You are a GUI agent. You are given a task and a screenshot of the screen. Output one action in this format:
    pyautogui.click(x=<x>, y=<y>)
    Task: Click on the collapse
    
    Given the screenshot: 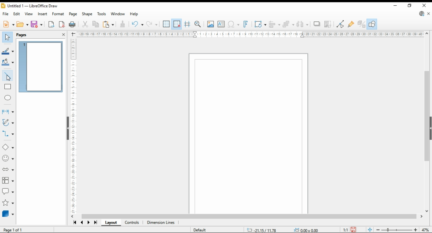 What is the action you would take?
    pyautogui.click(x=430, y=128)
    